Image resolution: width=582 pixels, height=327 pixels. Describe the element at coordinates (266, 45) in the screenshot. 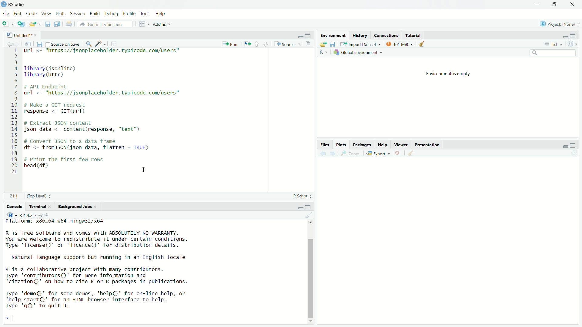

I see `Go to next section` at that location.